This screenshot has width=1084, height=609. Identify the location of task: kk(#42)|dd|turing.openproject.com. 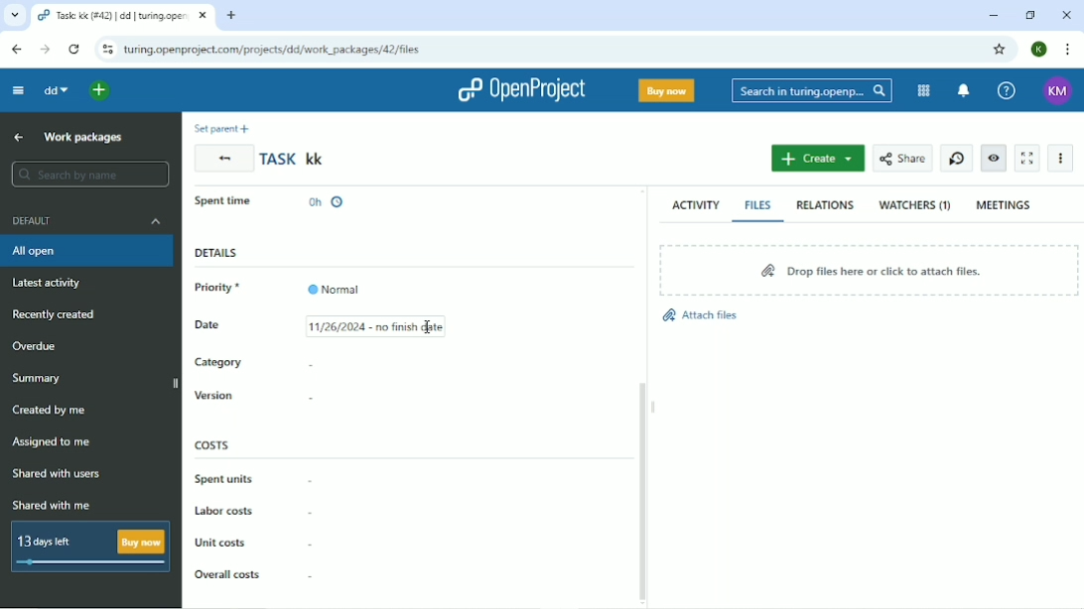
(123, 16).